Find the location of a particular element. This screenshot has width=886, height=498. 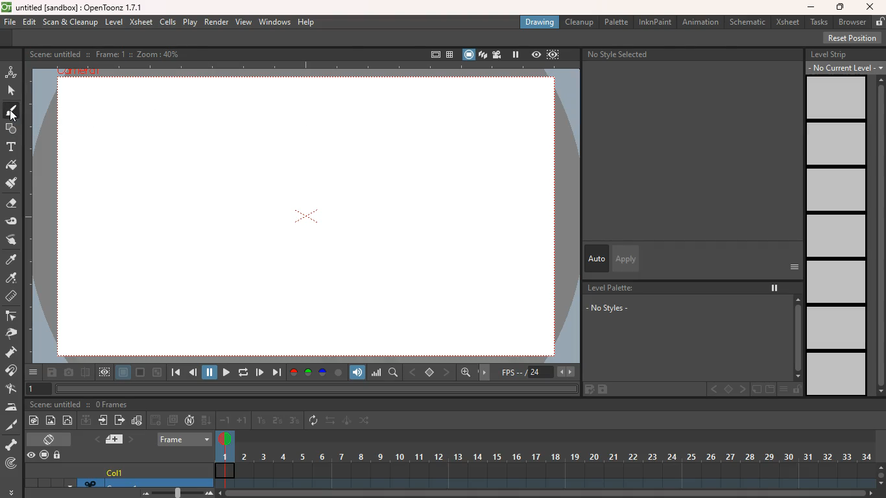

back is located at coordinates (156, 420).